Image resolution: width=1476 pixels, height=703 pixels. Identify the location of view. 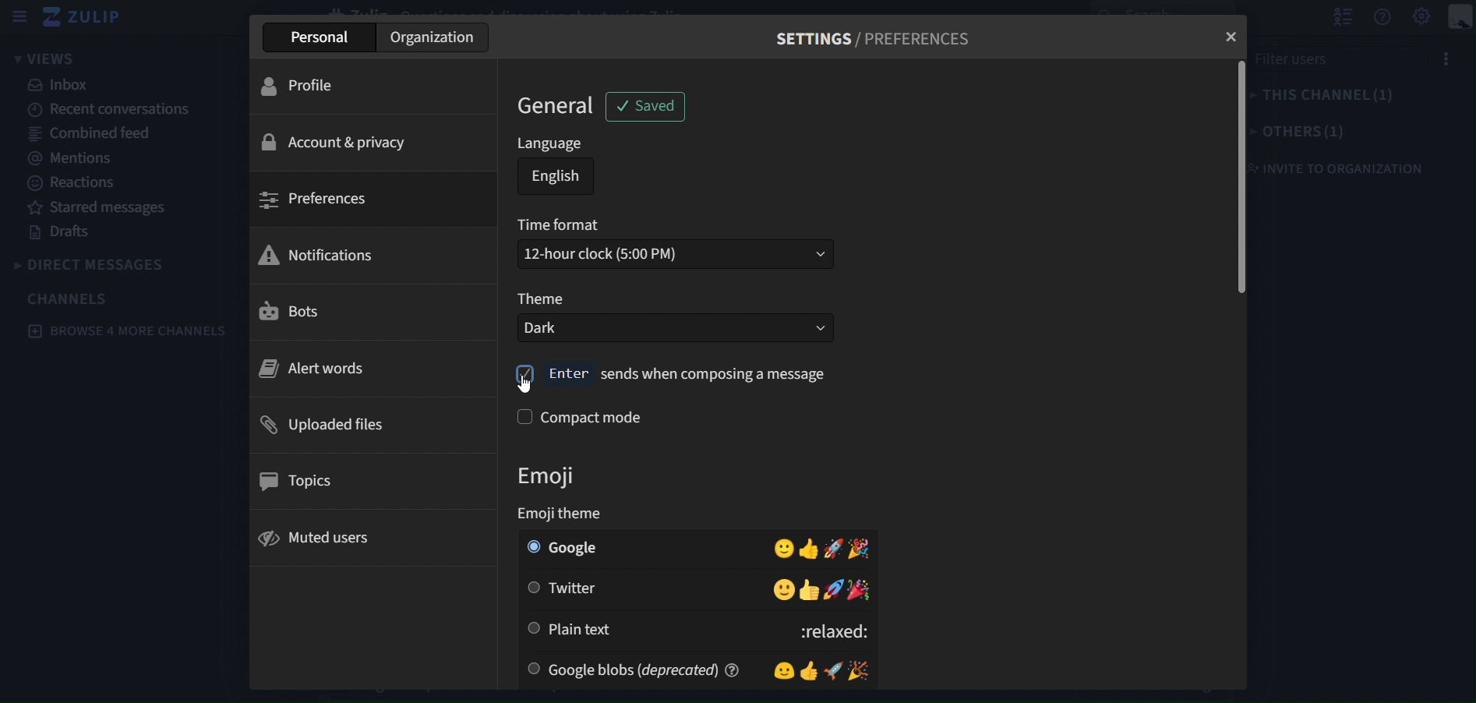
(47, 58).